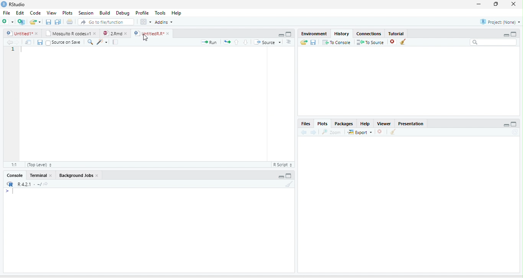 Image resolution: width=523 pixels, height=278 pixels. Describe the element at coordinates (63, 42) in the screenshot. I see `Source on Save` at that location.